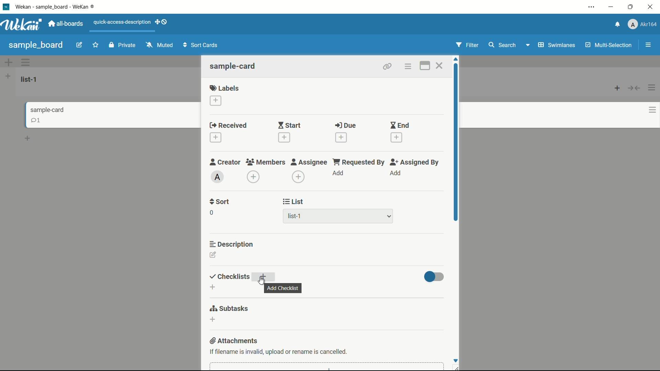  Describe the element at coordinates (224, 163) in the screenshot. I see `creator` at that location.